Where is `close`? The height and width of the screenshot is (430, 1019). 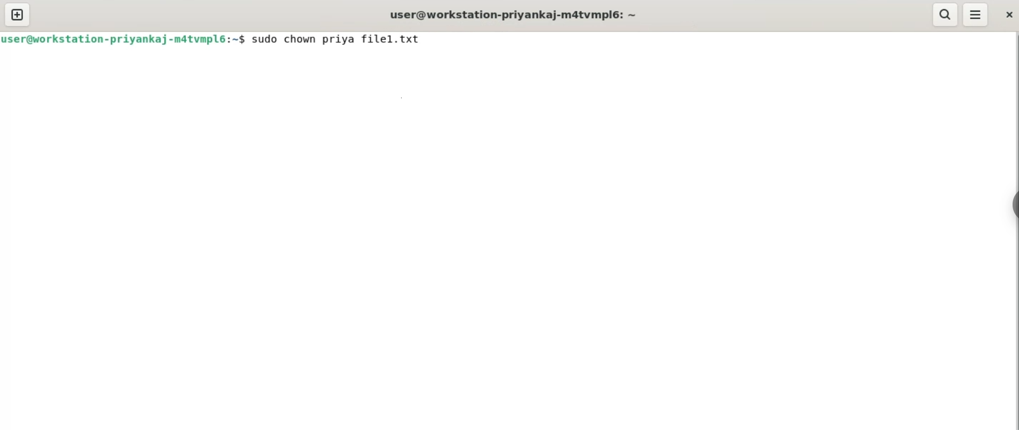 close is located at coordinates (1010, 16).